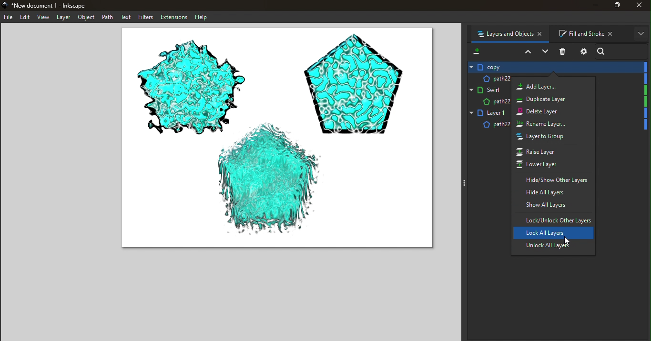  Describe the element at coordinates (548, 138) in the screenshot. I see `Layer to group` at that location.